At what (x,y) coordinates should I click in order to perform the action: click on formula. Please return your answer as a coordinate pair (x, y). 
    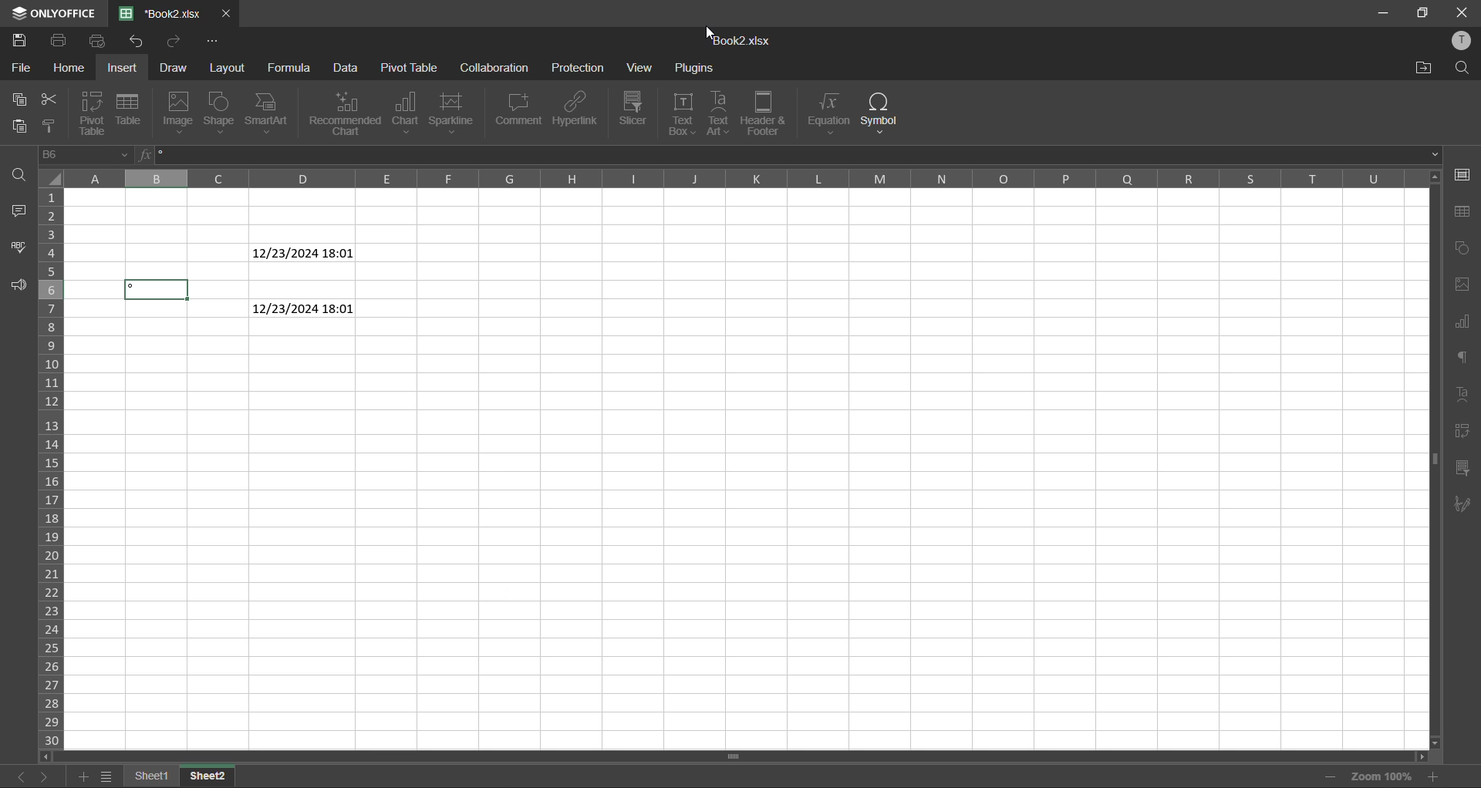
    Looking at the image, I should click on (294, 68).